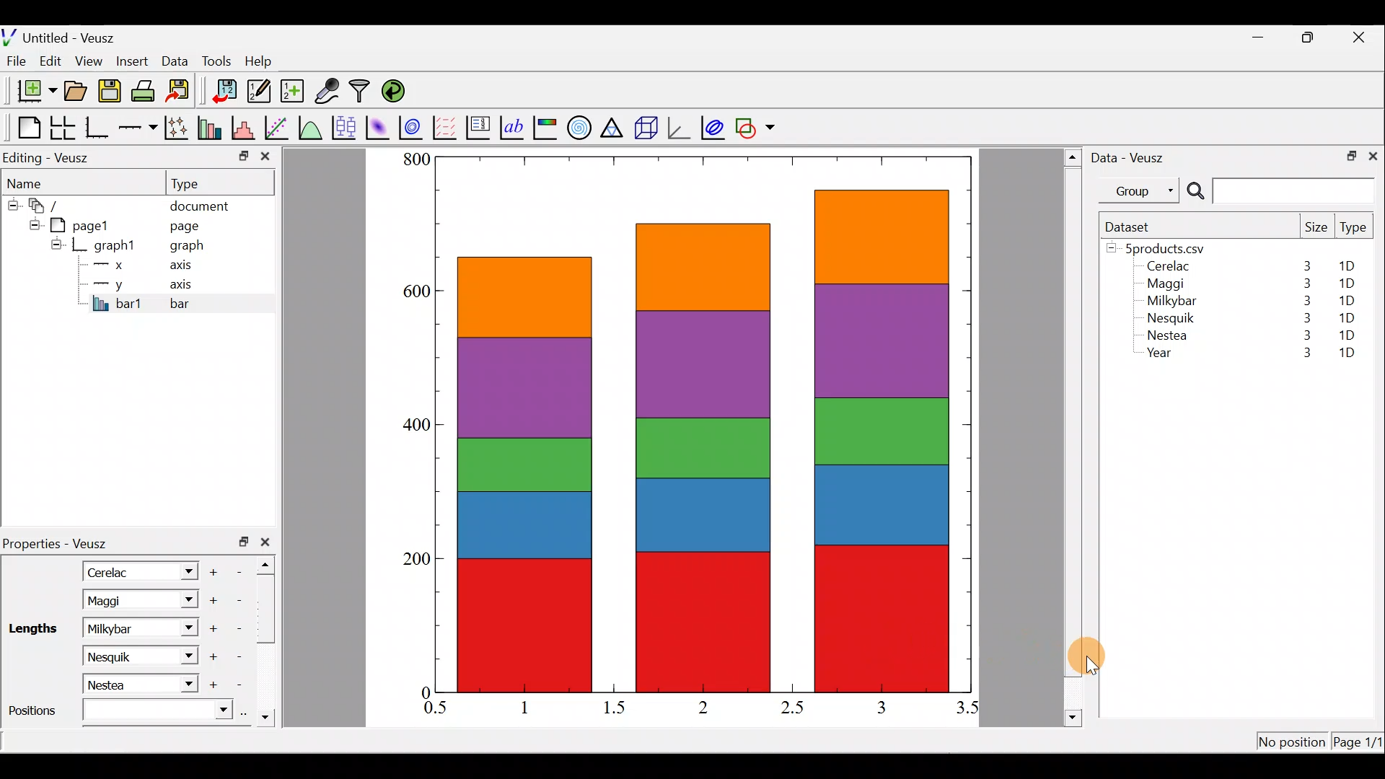  Describe the element at coordinates (61, 544) in the screenshot. I see `Properties - Veusz` at that location.